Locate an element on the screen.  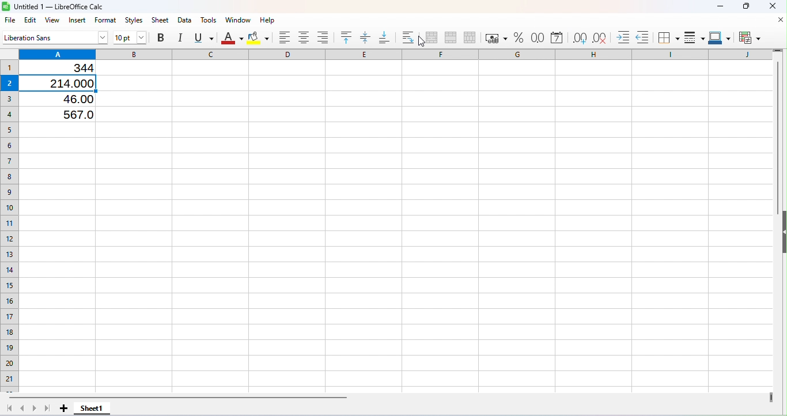
Decrease indent is located at coordinates (642, 35).